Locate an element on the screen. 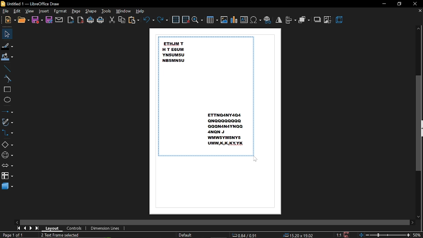  3d effect is located at coordinates (340, 20).